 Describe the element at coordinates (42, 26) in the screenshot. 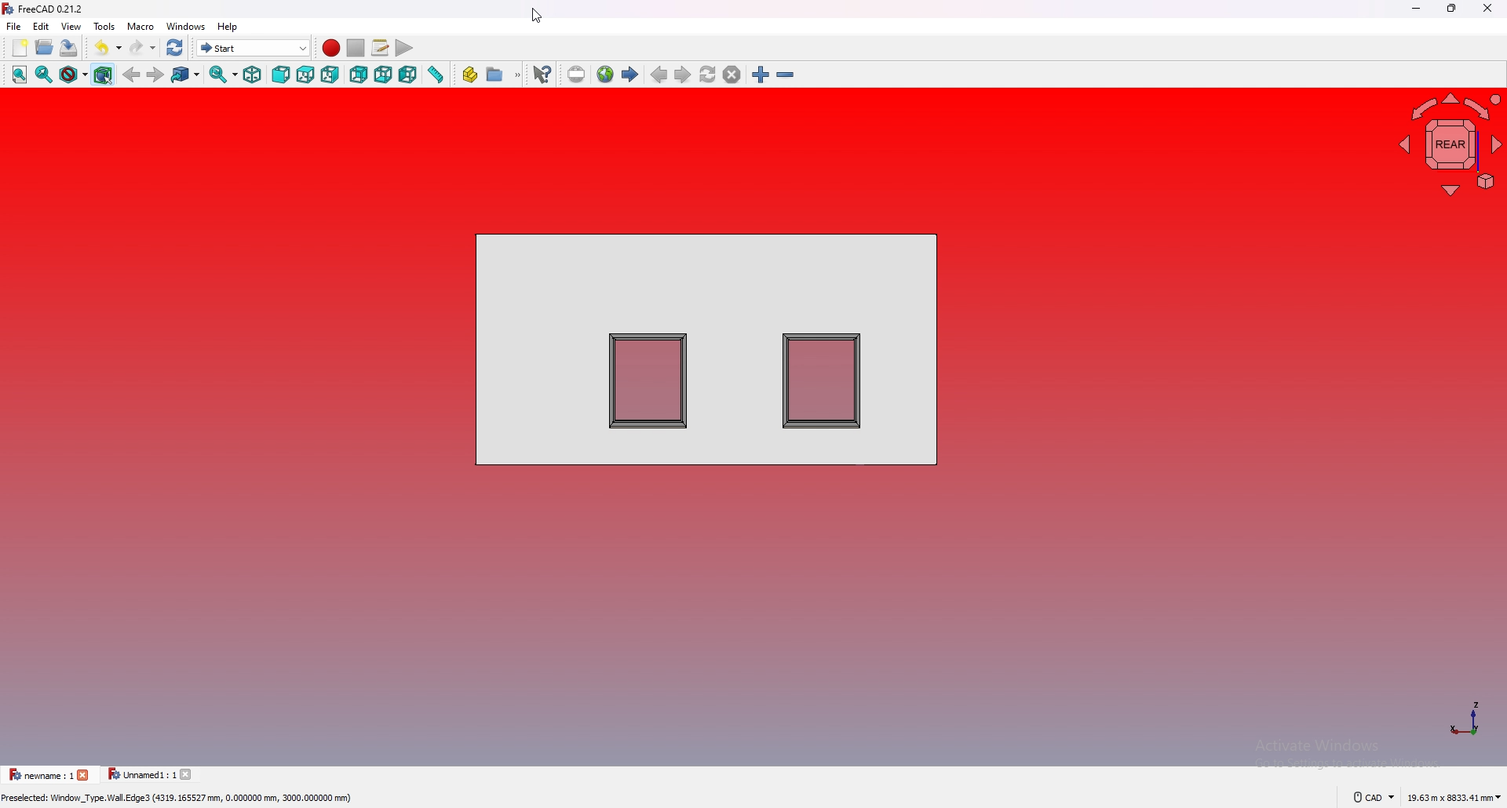

I see `edit` at that location.